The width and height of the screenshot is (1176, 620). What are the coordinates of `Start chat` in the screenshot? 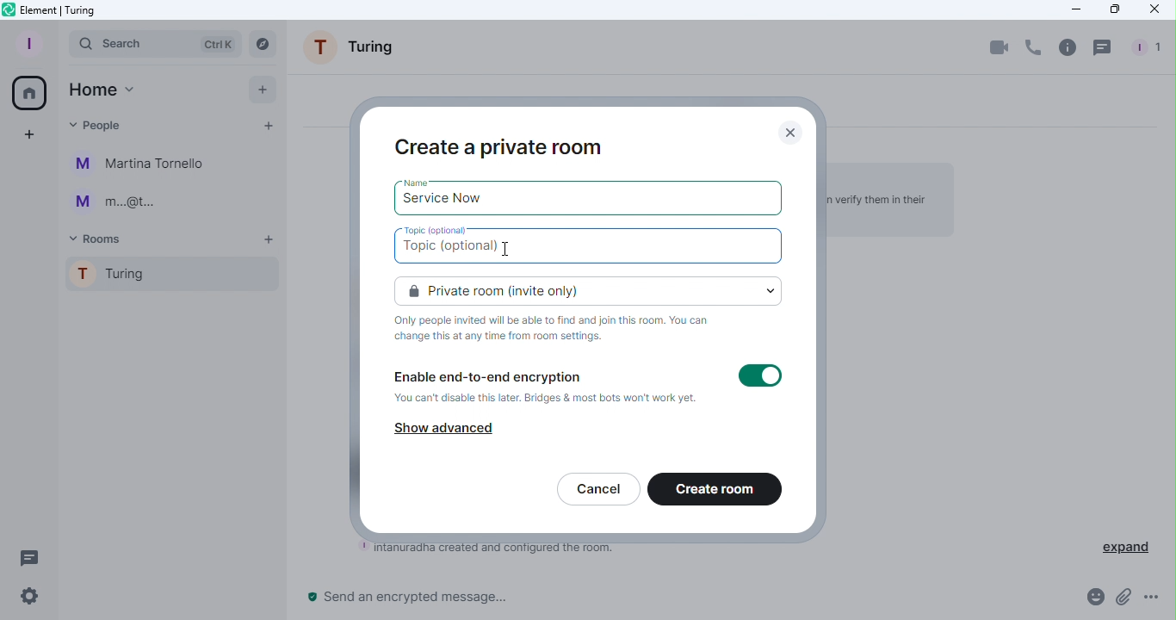 It's located at (267, 128).